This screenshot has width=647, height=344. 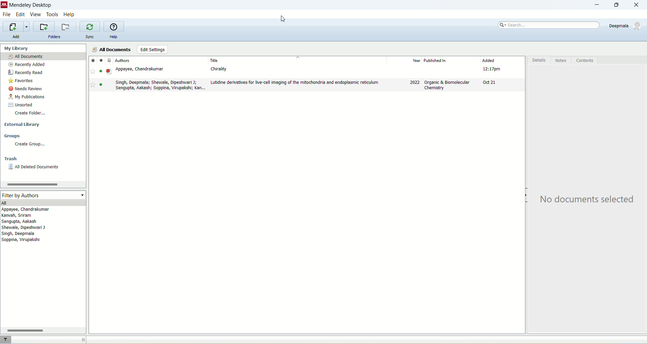 I want to click on minimize, so click(x=598, y=5).